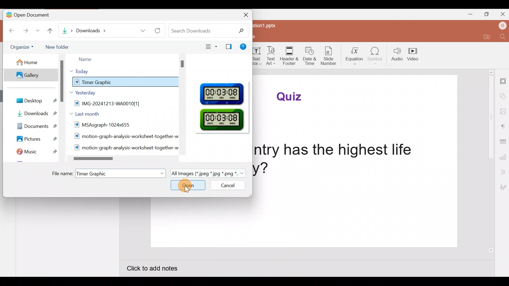 The image size is (509, 286). Describe the element at coordinates (33, 138) in the screenshot. I see `Pictures` at that location.